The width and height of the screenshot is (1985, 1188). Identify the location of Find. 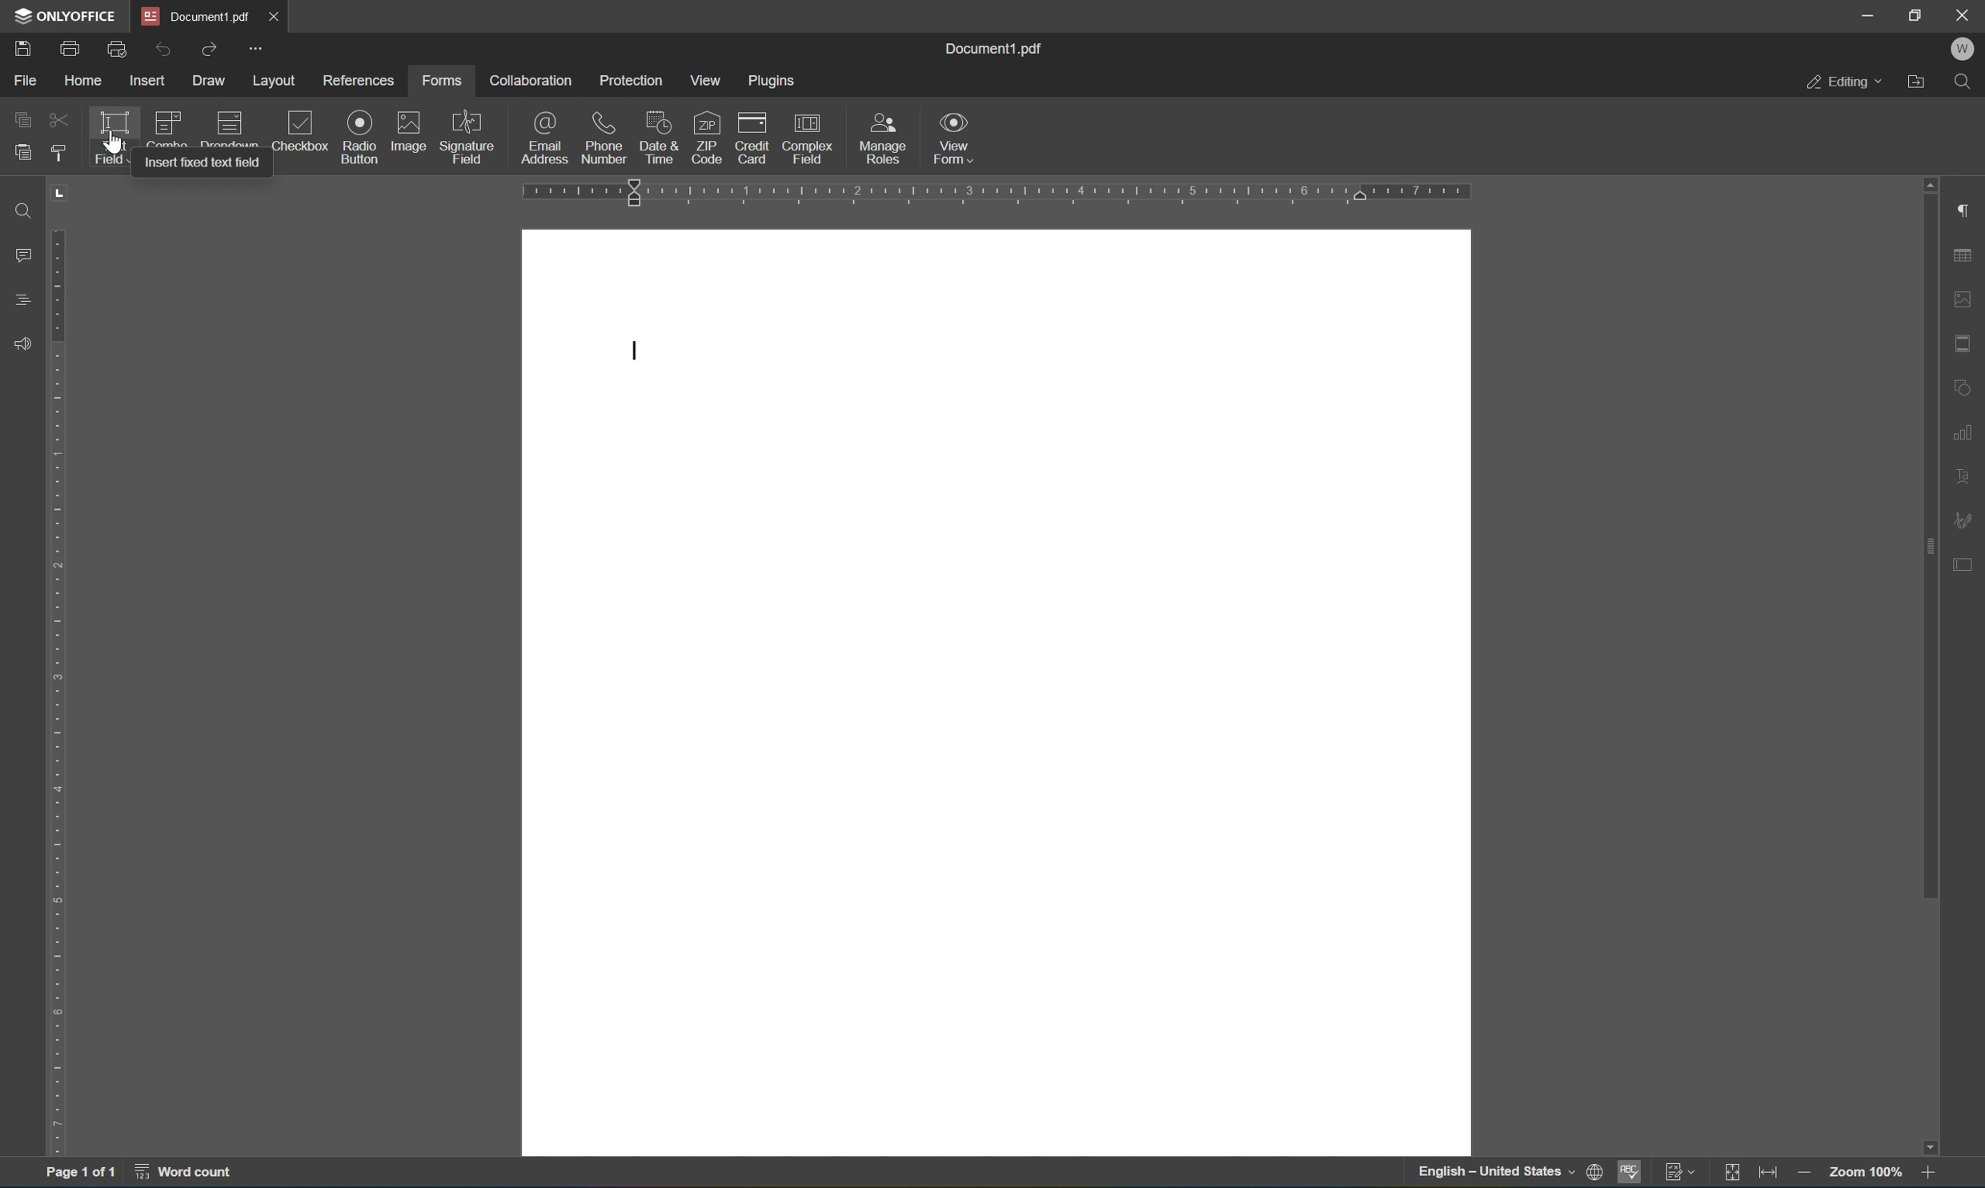
(1965, 85).